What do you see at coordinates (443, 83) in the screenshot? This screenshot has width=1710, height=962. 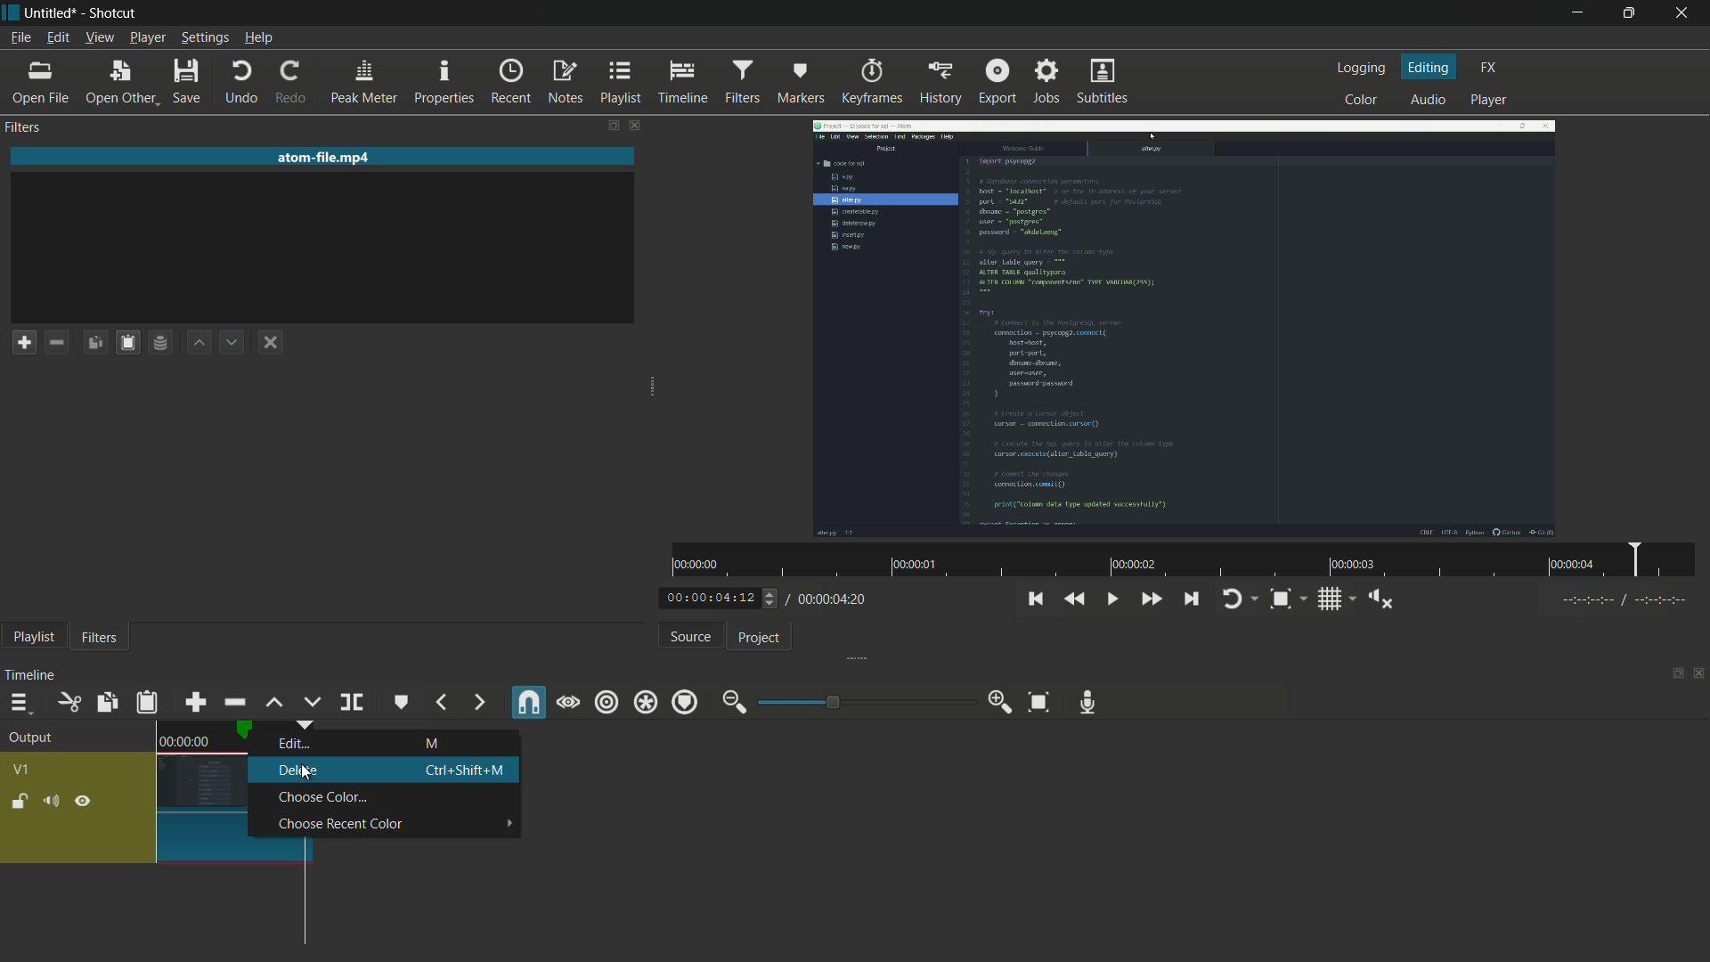 I see `properties` at bounding box center [443, 83].